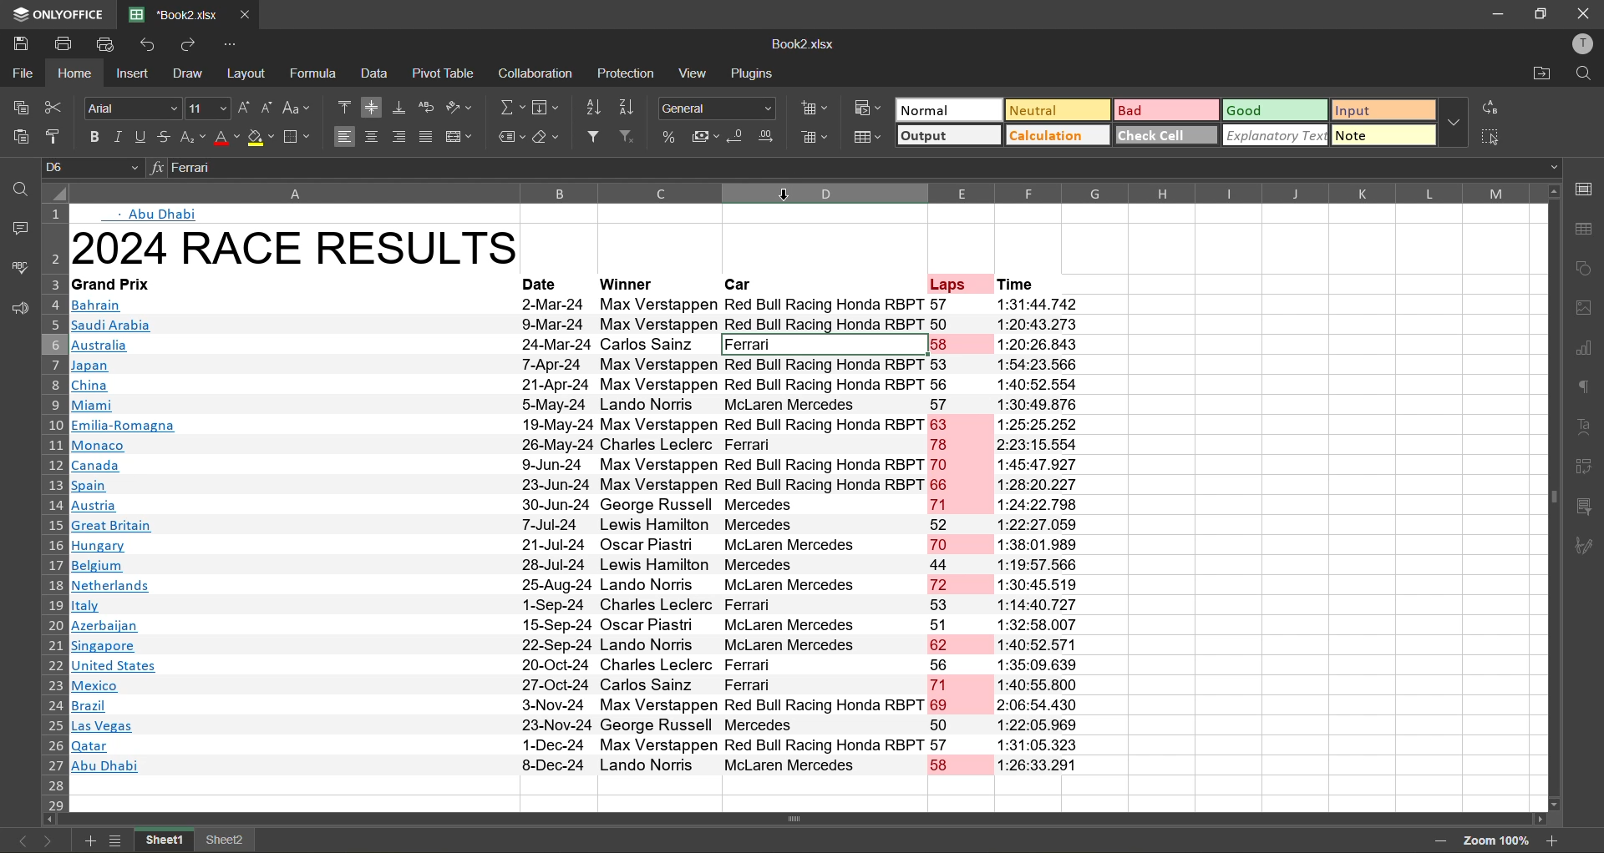 This screenshot has width=1604, height=853. What do you see at coordinates (580, 525) in the screenshot?
I see `| Great Britain 7-Jul-24 Lewis Hamilton Mercedes 52 1:22:27.059` at bounding box center [580, 525].